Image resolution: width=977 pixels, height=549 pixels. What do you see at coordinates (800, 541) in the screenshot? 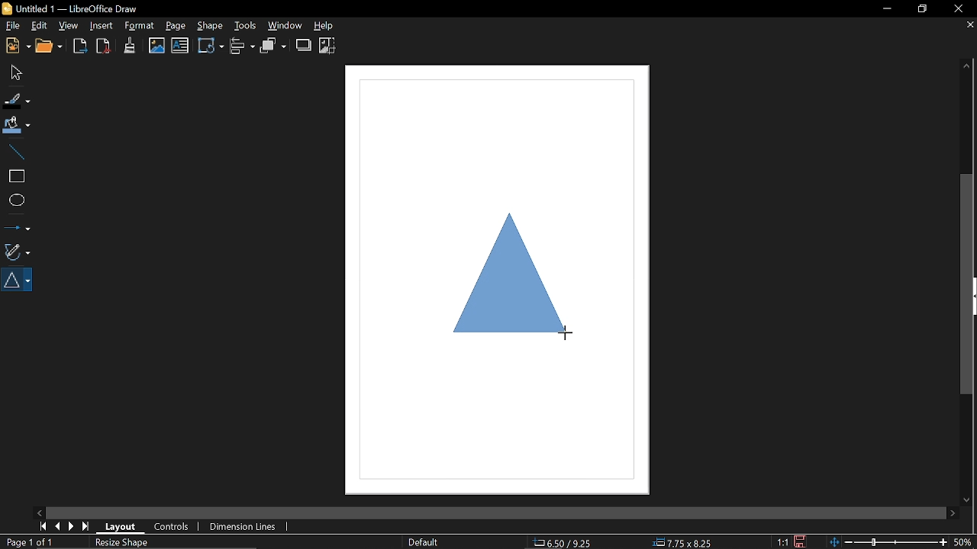
I see `Save` at bounding box center [800, 541].